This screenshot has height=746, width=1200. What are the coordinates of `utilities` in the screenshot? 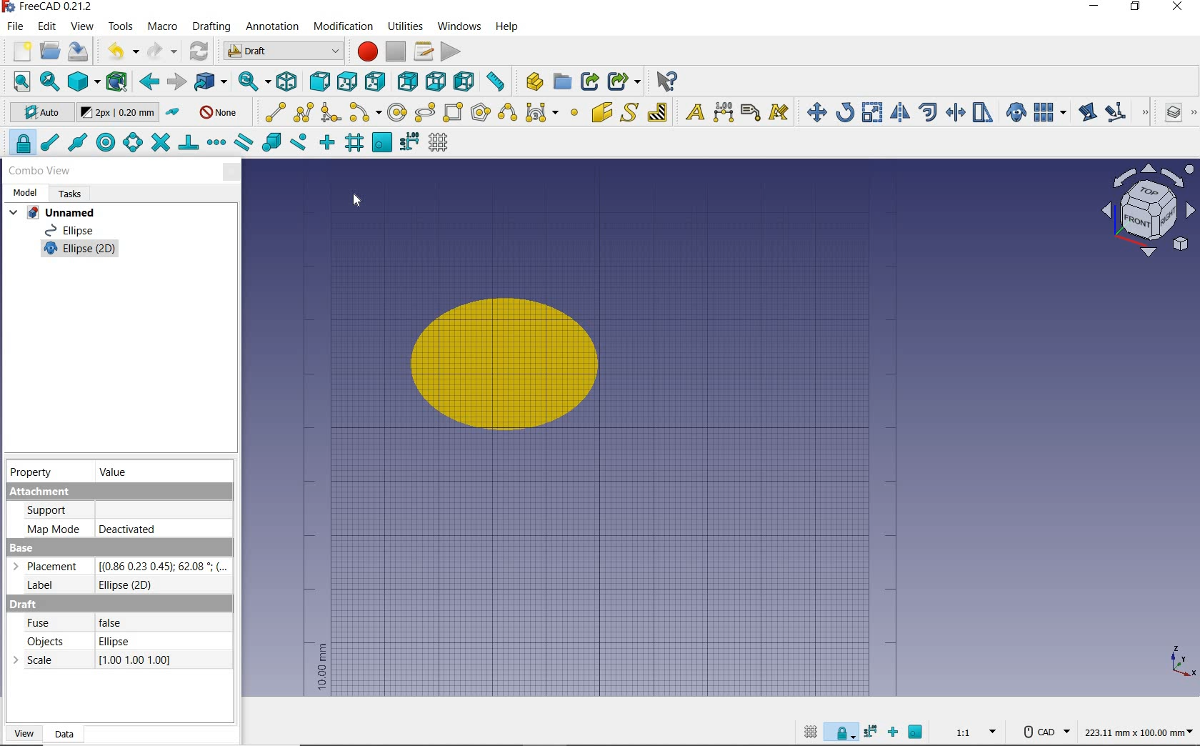 It's located at (406, 28).